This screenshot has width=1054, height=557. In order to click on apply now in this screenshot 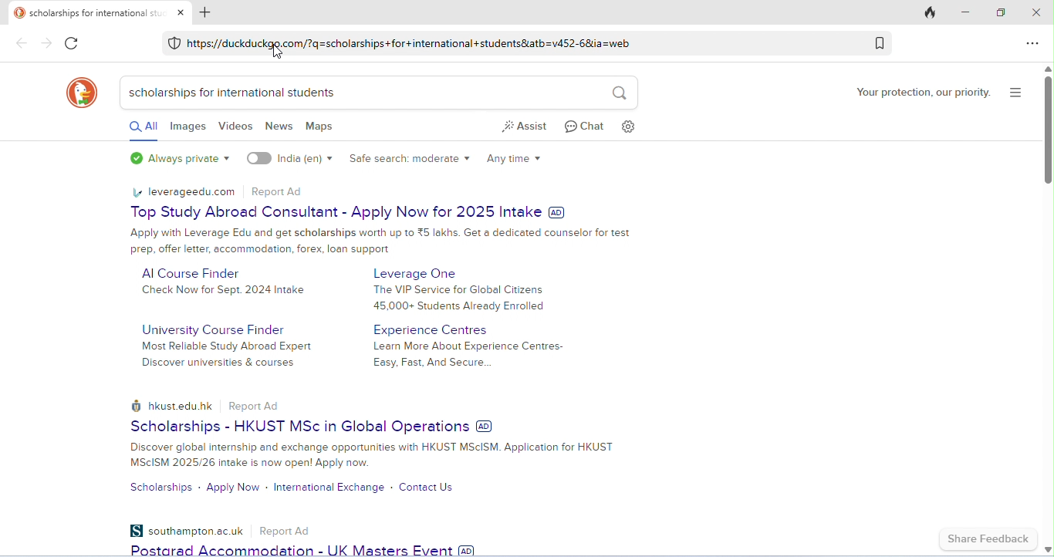, I will do `click(228, 486)`.